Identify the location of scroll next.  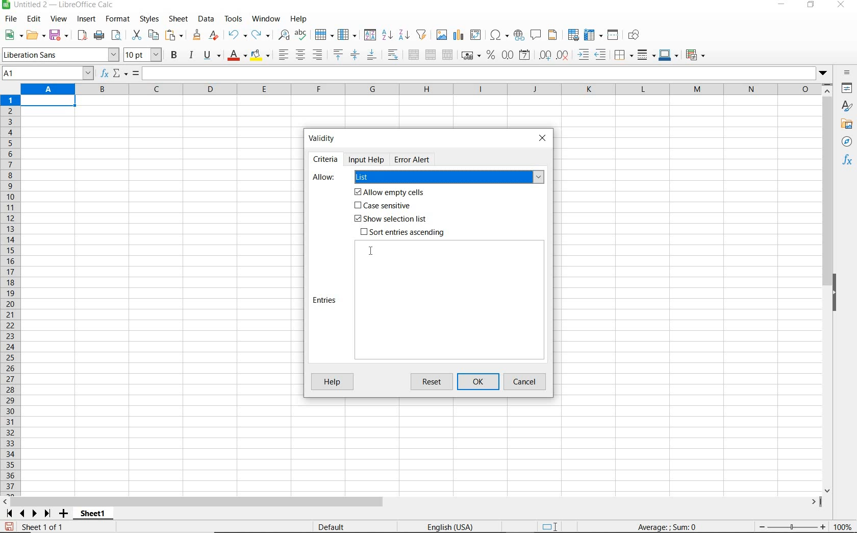
(26, 514).